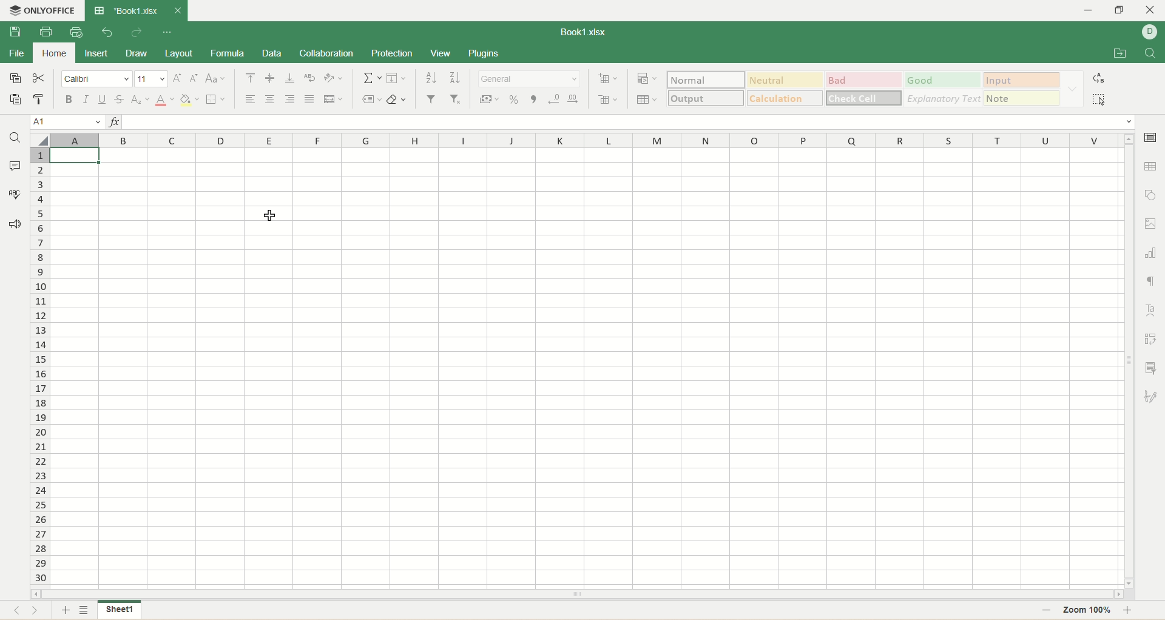  Describe the element at coordinates (164, 101) in the screenshot. I see `text color` at that location.